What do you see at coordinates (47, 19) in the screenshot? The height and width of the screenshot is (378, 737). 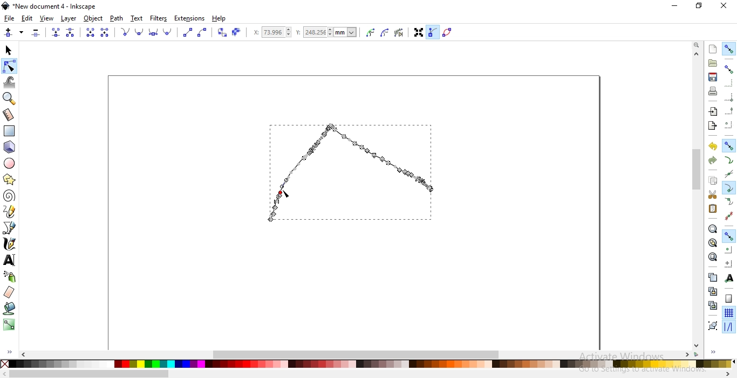 I see `view` at bounding box center [47, 19].